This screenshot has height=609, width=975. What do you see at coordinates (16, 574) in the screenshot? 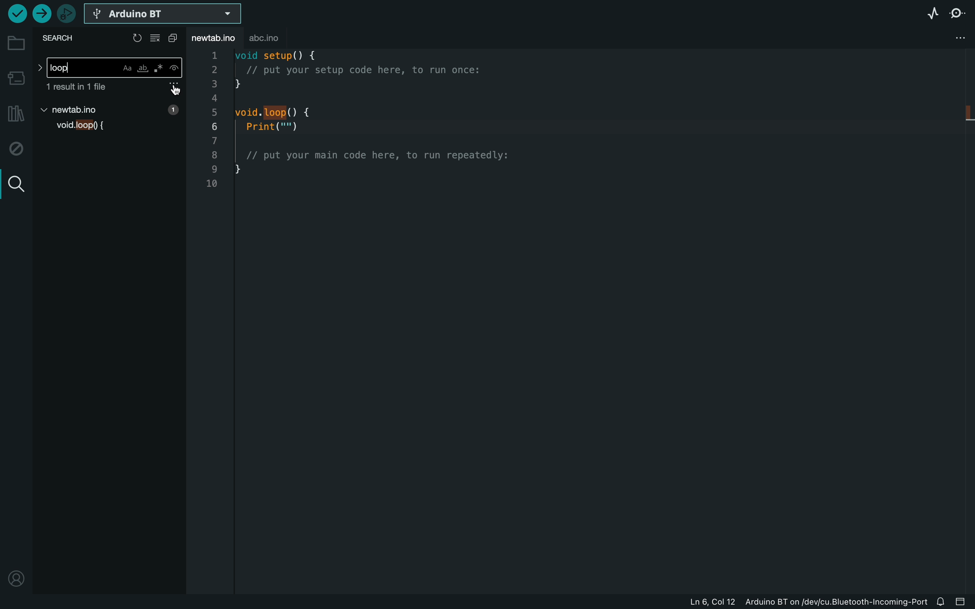
I see `profile` at bounding box center [16, 574].